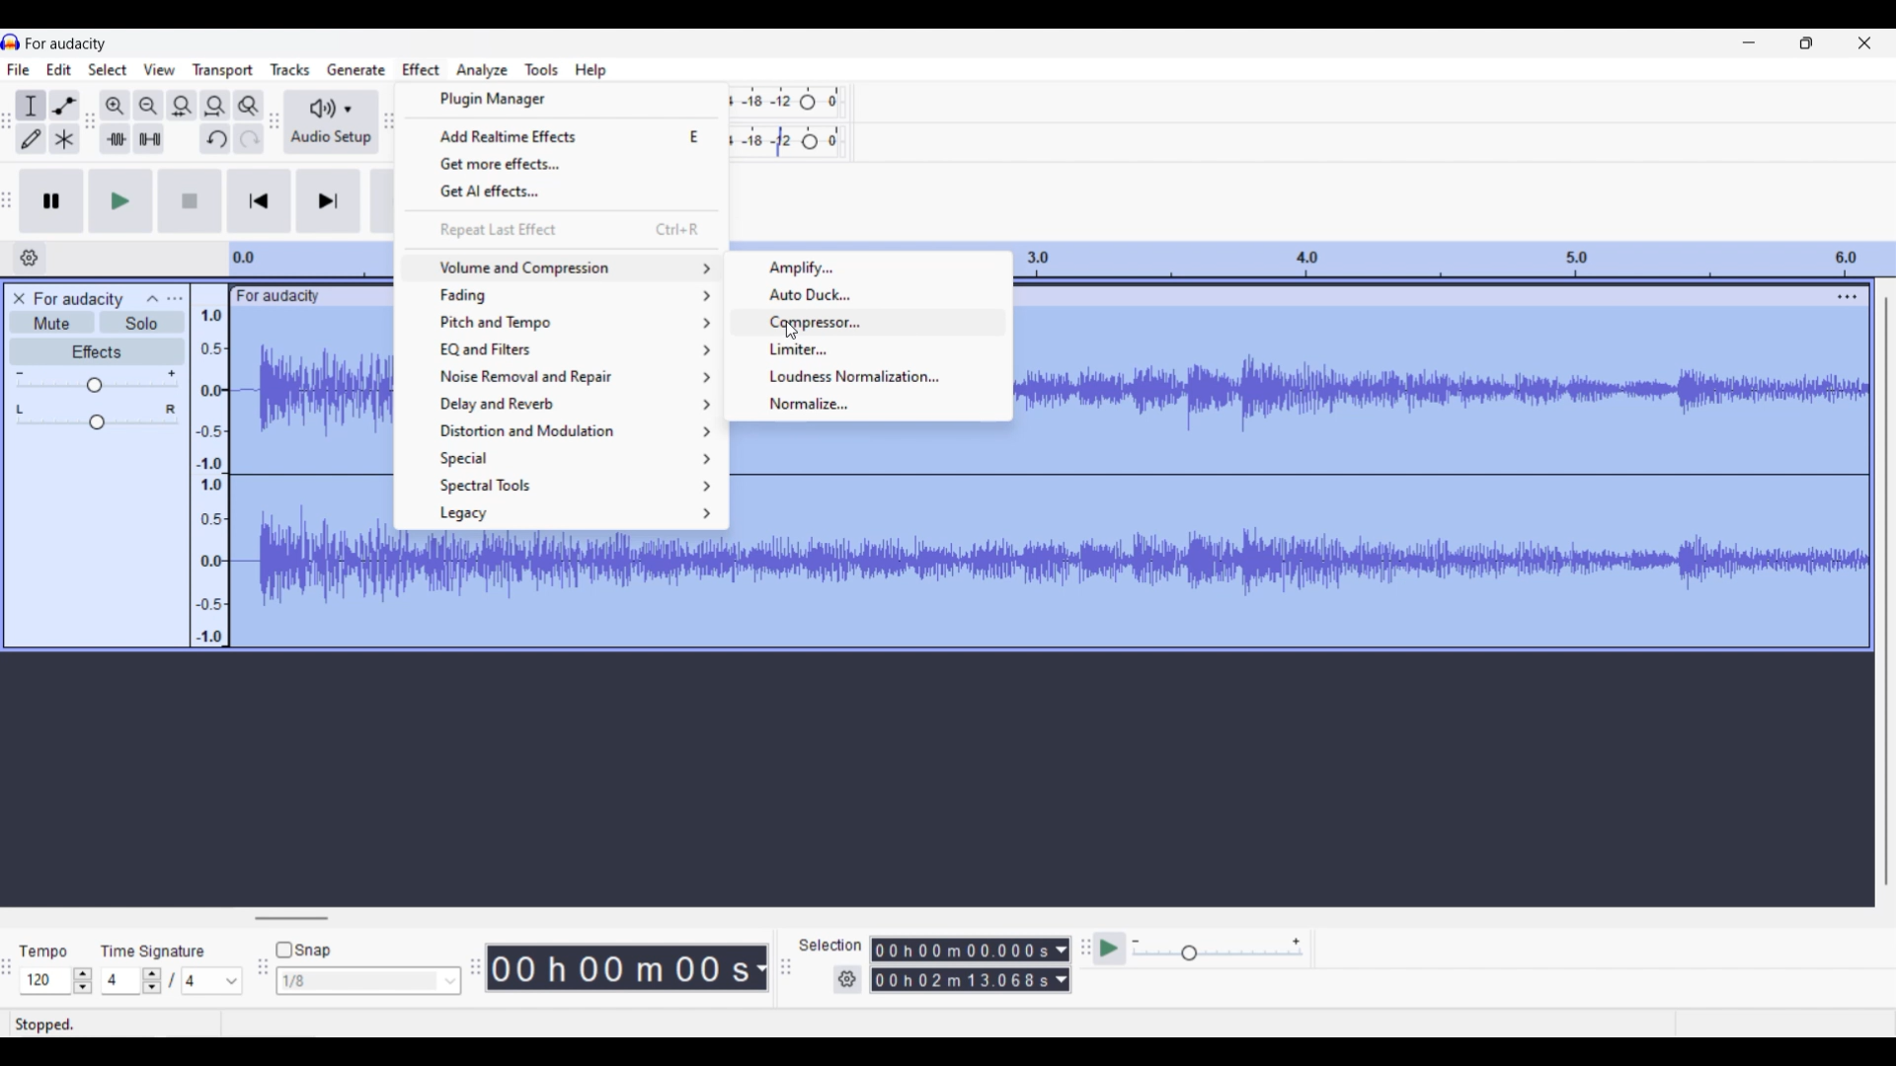 The image size is (1896, 1066). Describe the element at coordinates (559, 267) in the screenshot. I see `Volume and compression` at that location.